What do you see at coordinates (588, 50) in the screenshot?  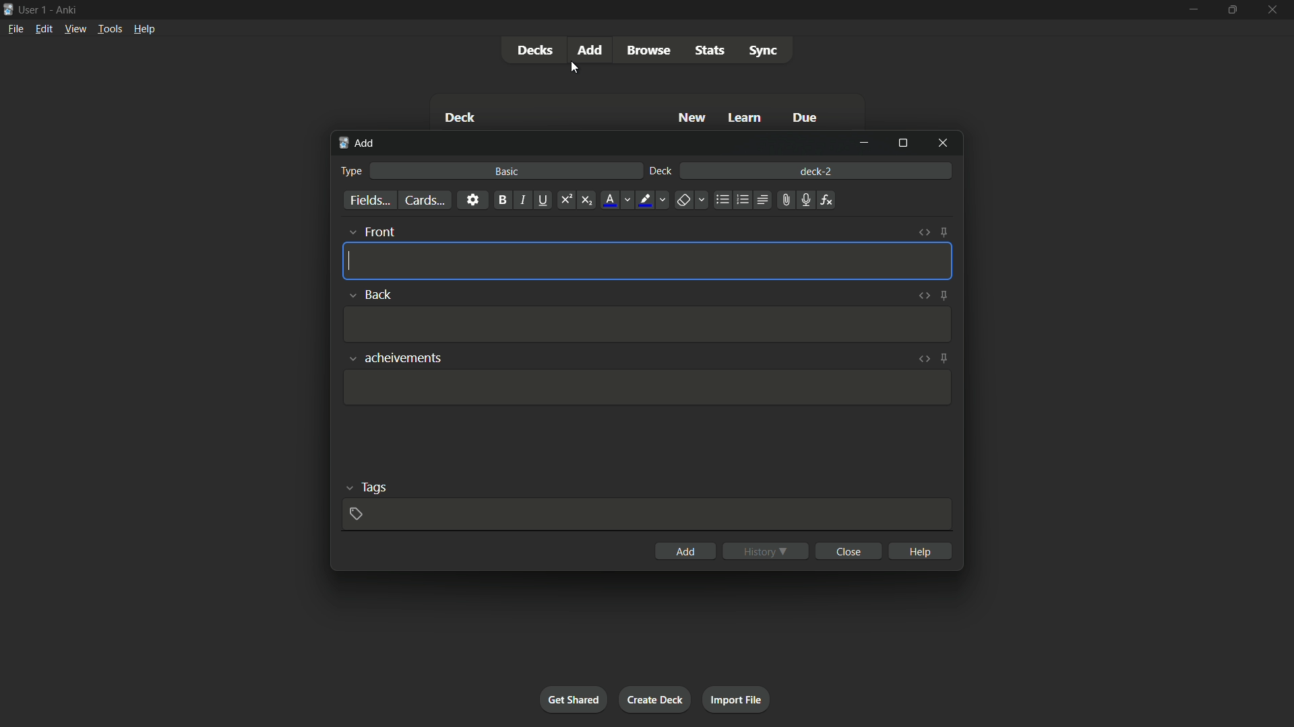 I see `add` at bounding box center [588, 50].